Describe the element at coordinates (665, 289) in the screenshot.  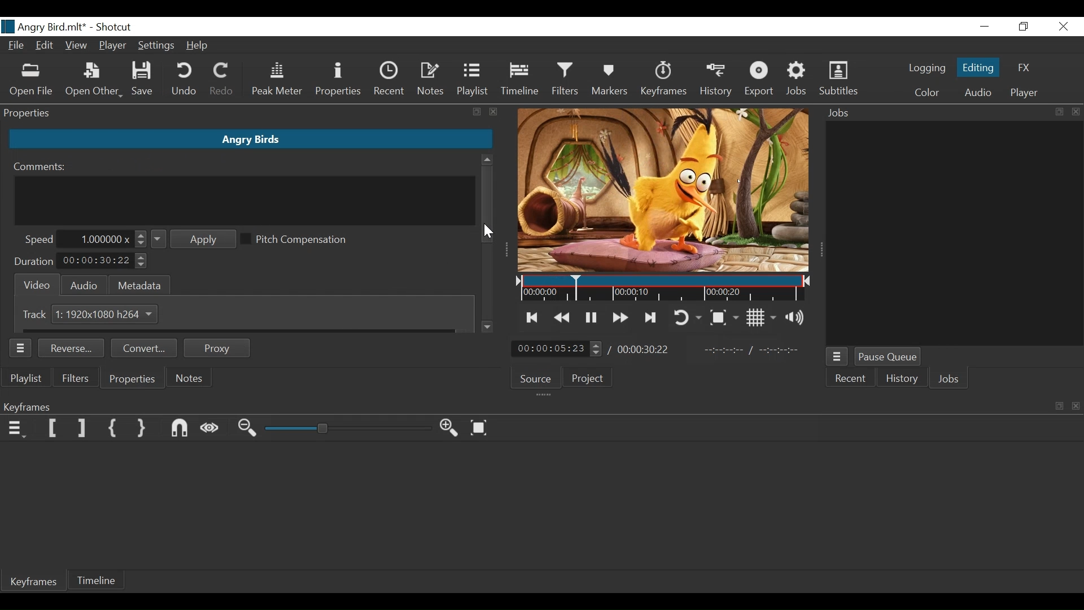
I see `Timeline` at that location.